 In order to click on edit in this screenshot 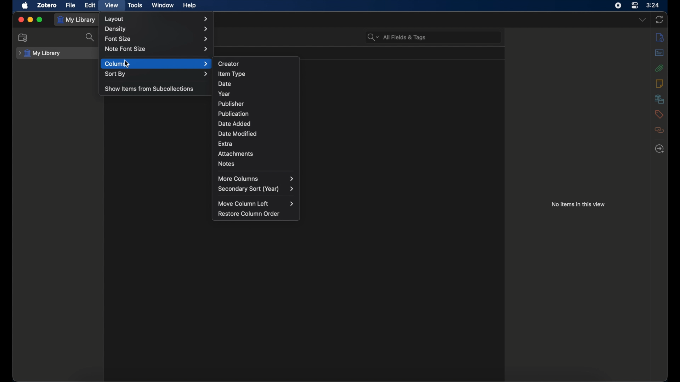, I will do `click(90, 5)`.